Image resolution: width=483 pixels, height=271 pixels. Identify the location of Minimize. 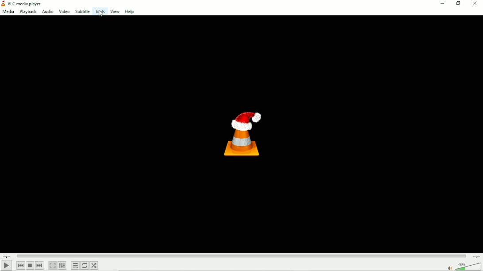
(442, 3).